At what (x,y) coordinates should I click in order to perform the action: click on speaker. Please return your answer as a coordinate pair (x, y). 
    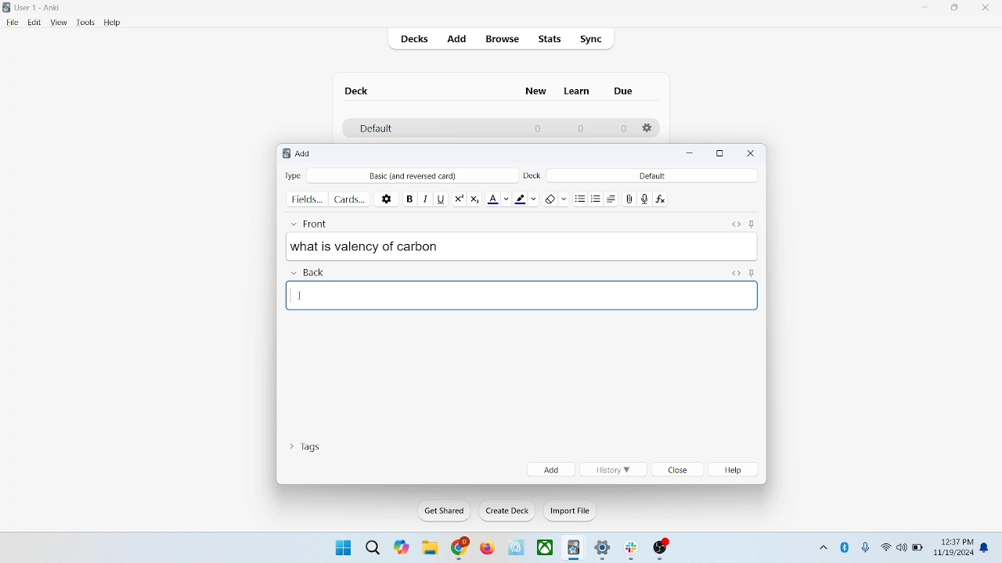
    Looking at the image, I should click on (902, 547).